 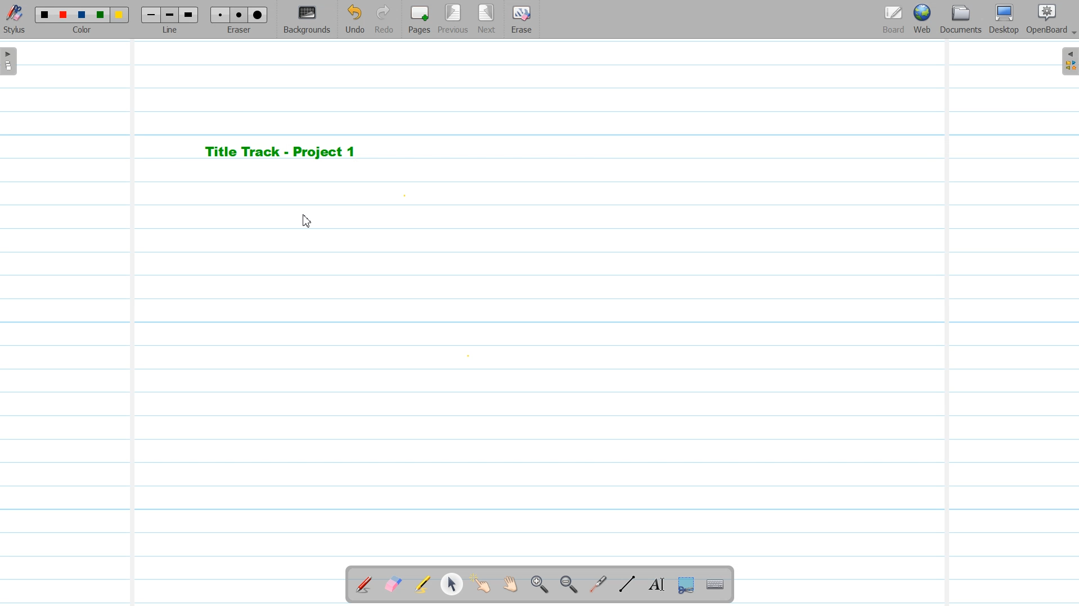 What do you see at coordinates (394, 585) in the screenshot?
I see `Erase Annotation` at bounding box center [394, 585].